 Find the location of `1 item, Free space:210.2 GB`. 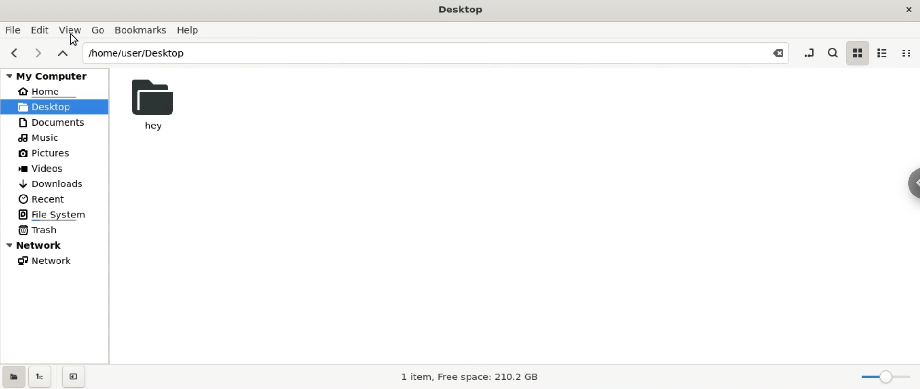

1 item, Free space:210.2 GB is located at coordinates (467, 378).